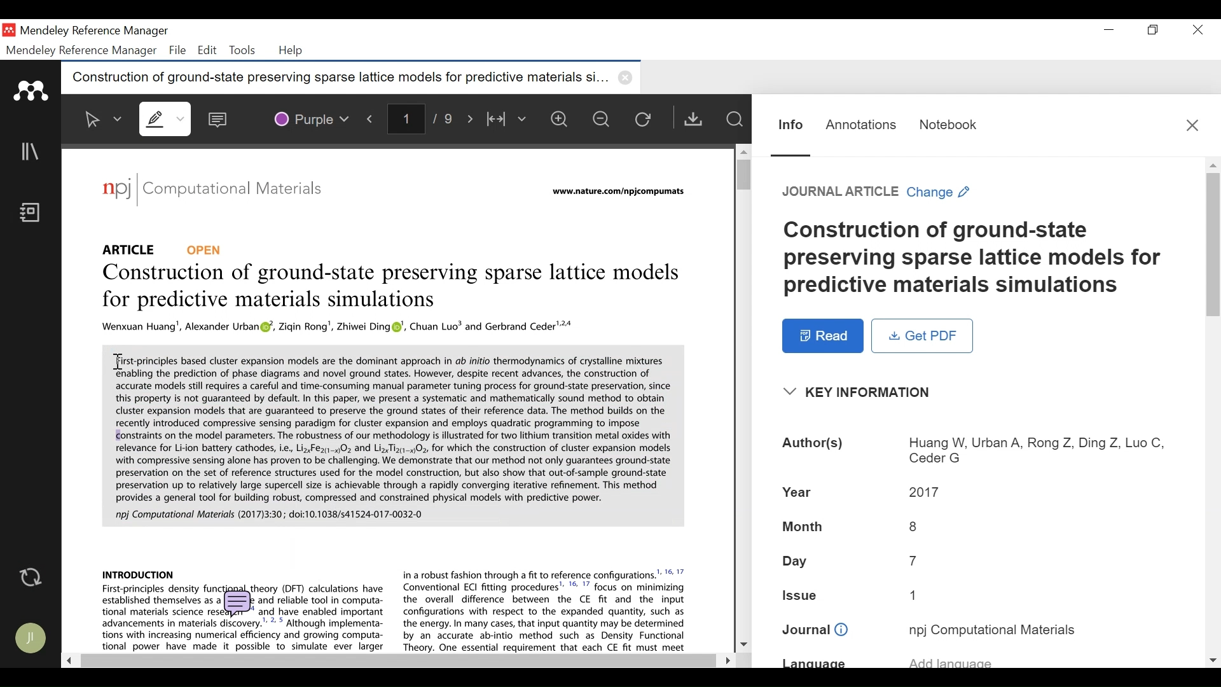 The image size is (1221, 687). I want to click on Scroll down, so click(743, 642).